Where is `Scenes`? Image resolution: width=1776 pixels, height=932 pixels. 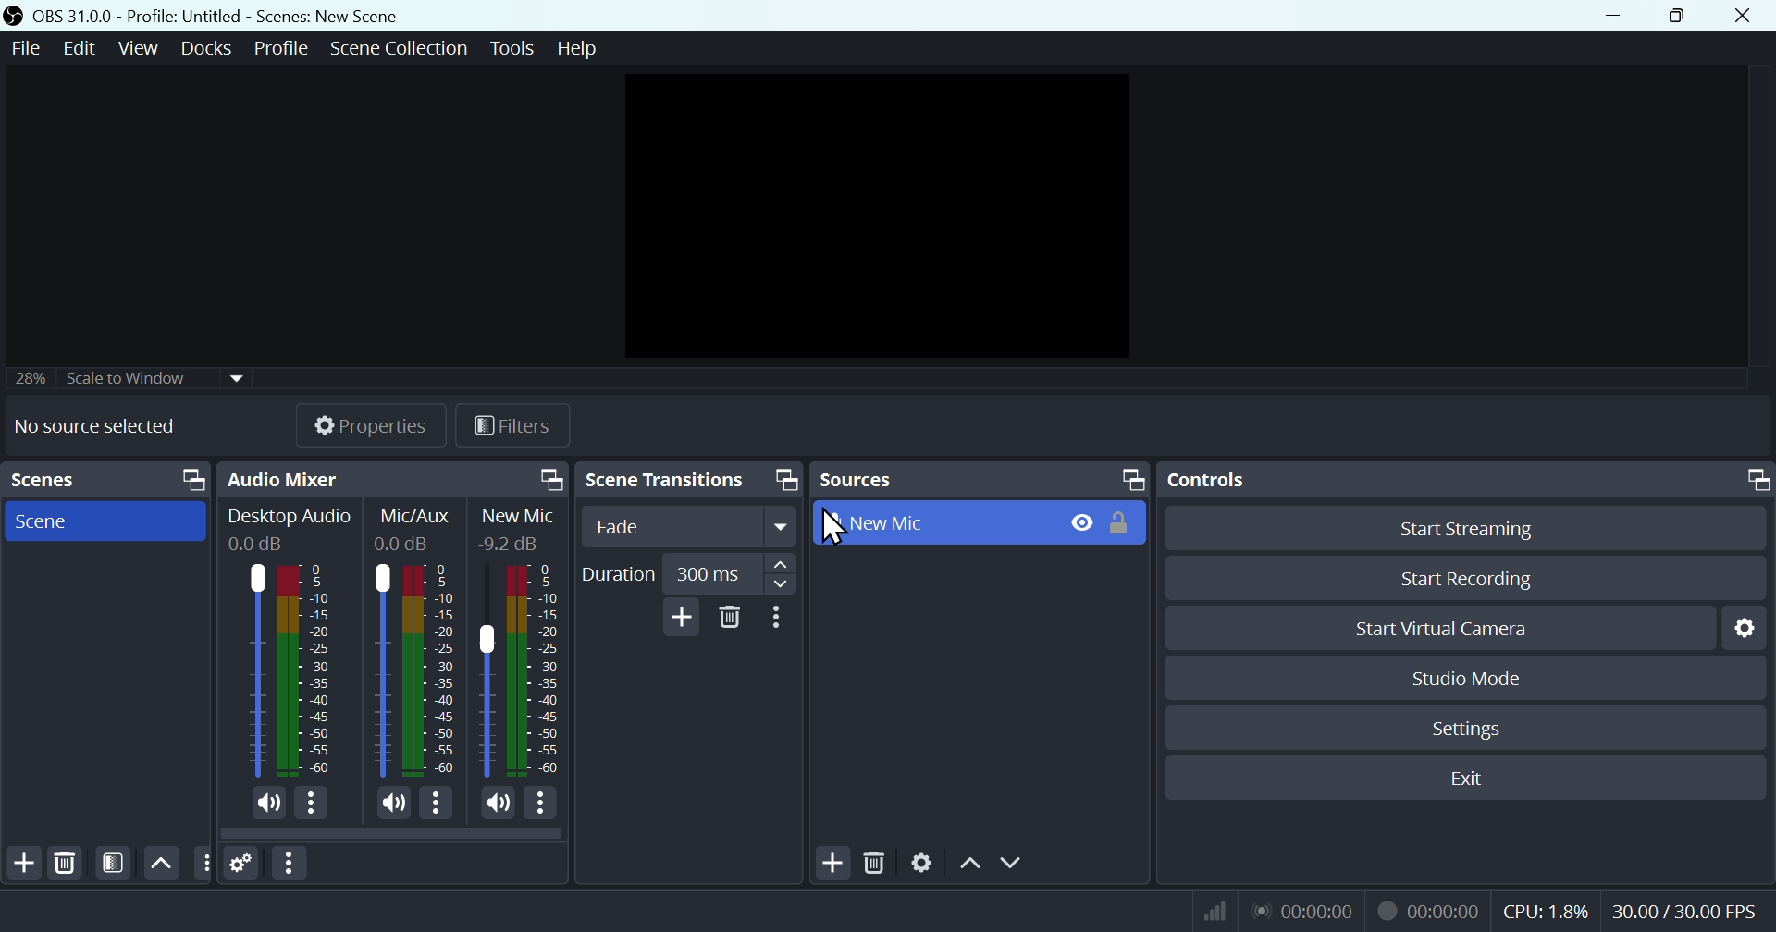 Scenes is located at coordinates (105, 480).